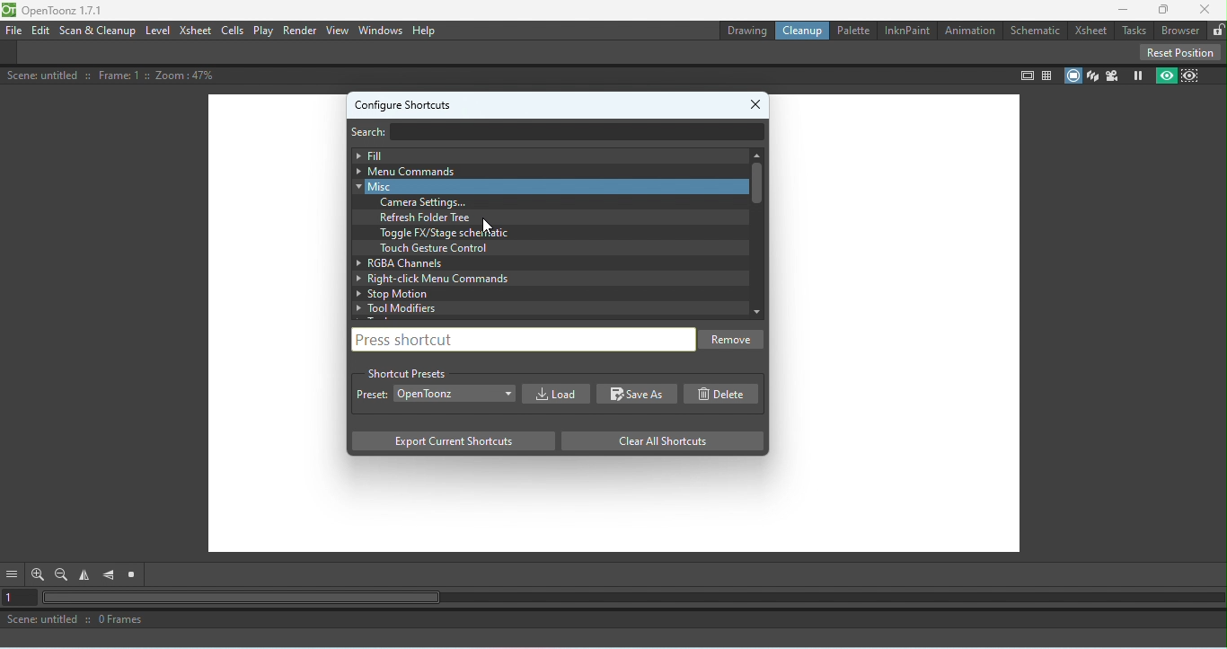 This screenshot has width=1227, height=649. I want to click on Search, so click(376, 130).